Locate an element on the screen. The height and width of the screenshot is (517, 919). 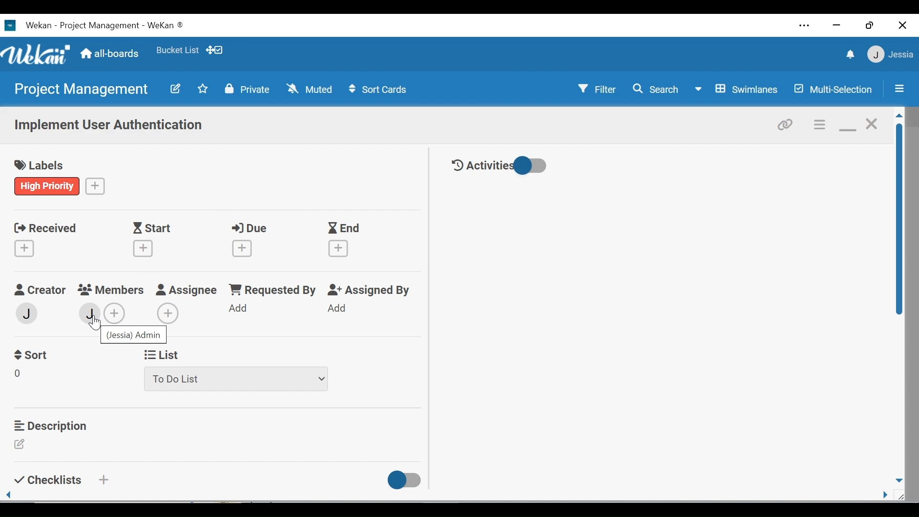
member menu is located at coordinates (890, 54).